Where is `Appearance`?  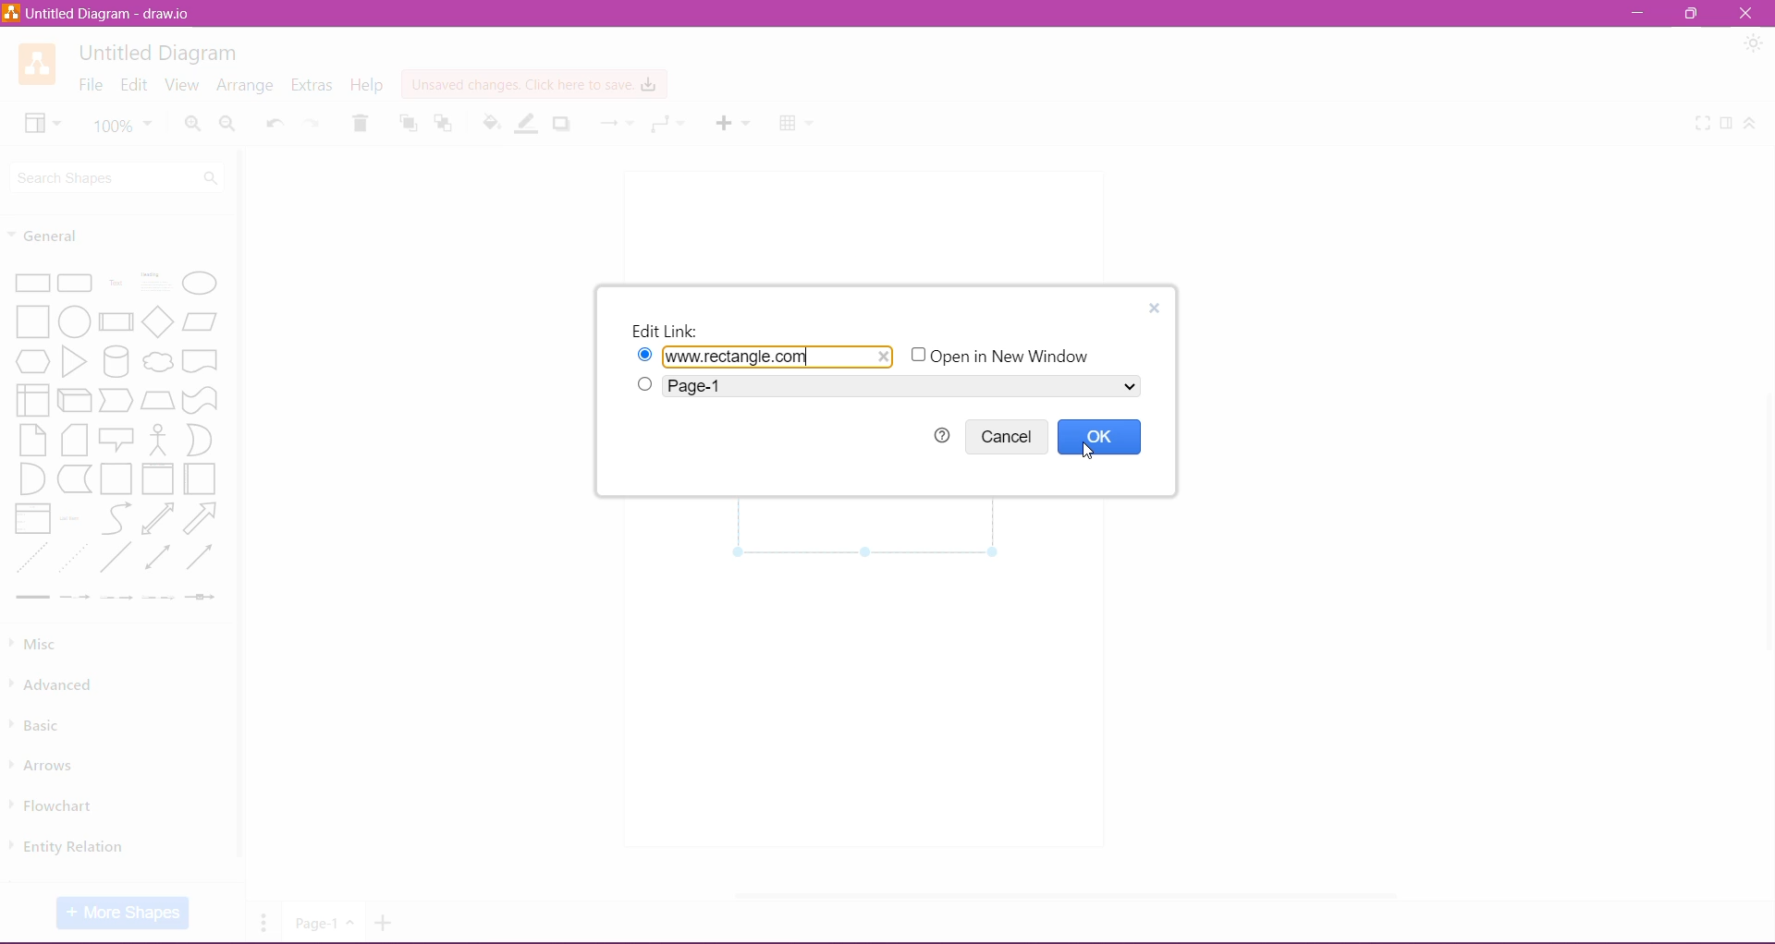
Appearance is located at coordinates (1754, 44).